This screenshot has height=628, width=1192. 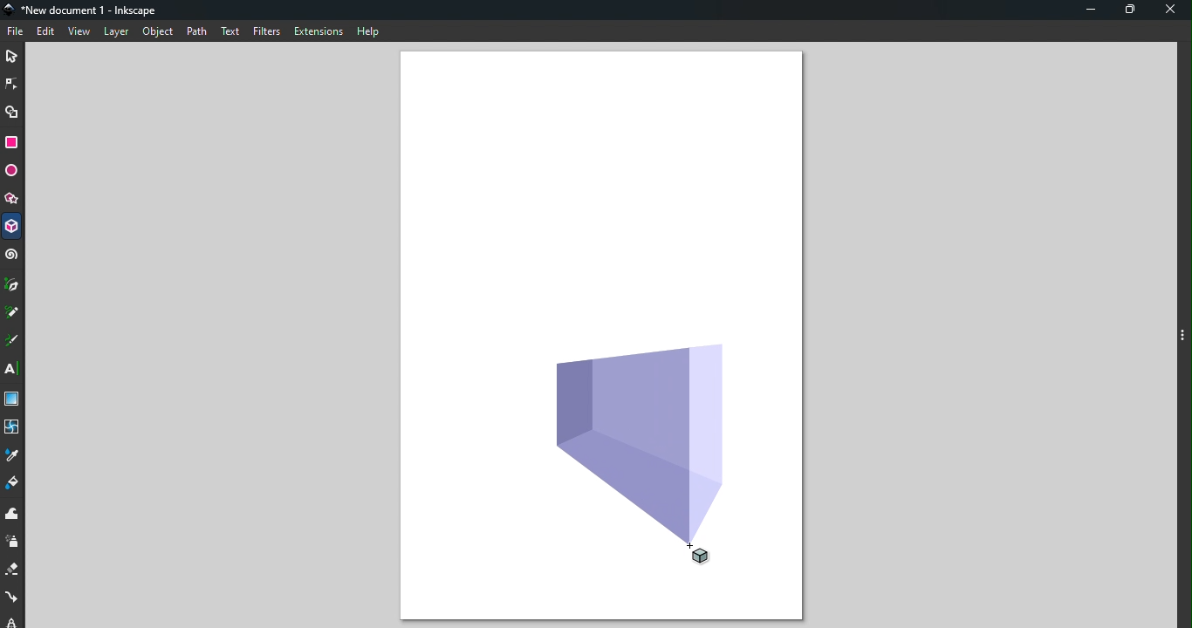 I want to click on Filters, so click(x=268, y=31).